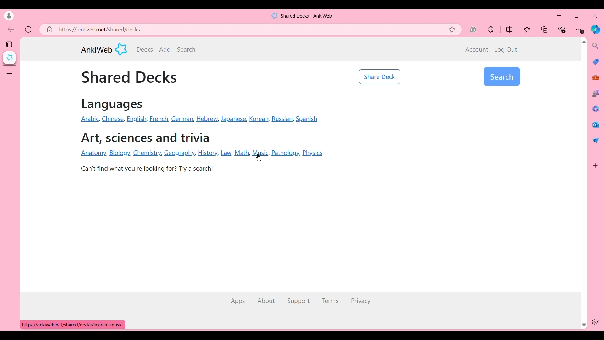  I want to click on Split screen, so click(510, 29).